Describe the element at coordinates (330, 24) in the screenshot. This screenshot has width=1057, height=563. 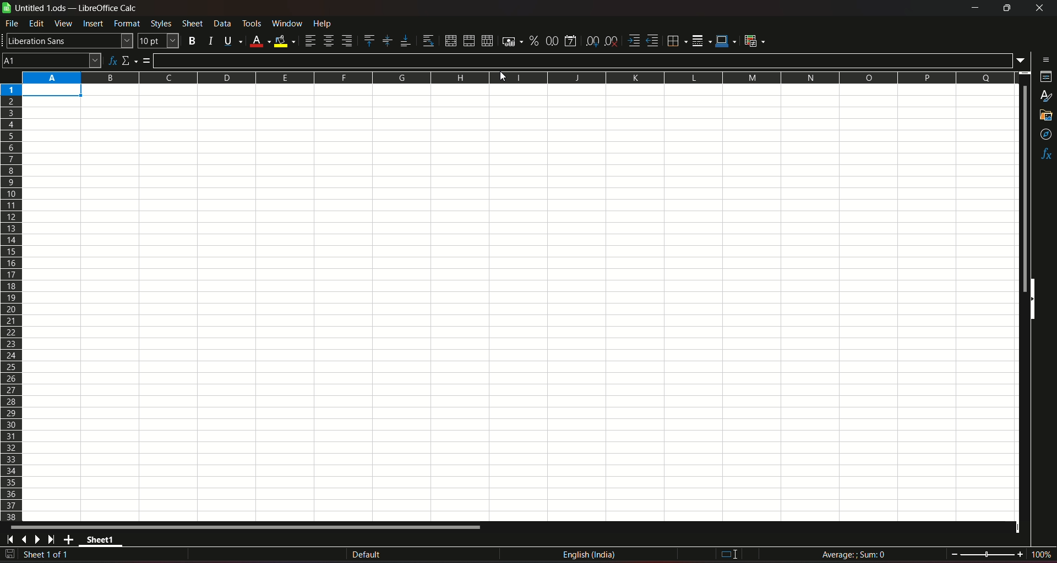
I see `help` at that location.